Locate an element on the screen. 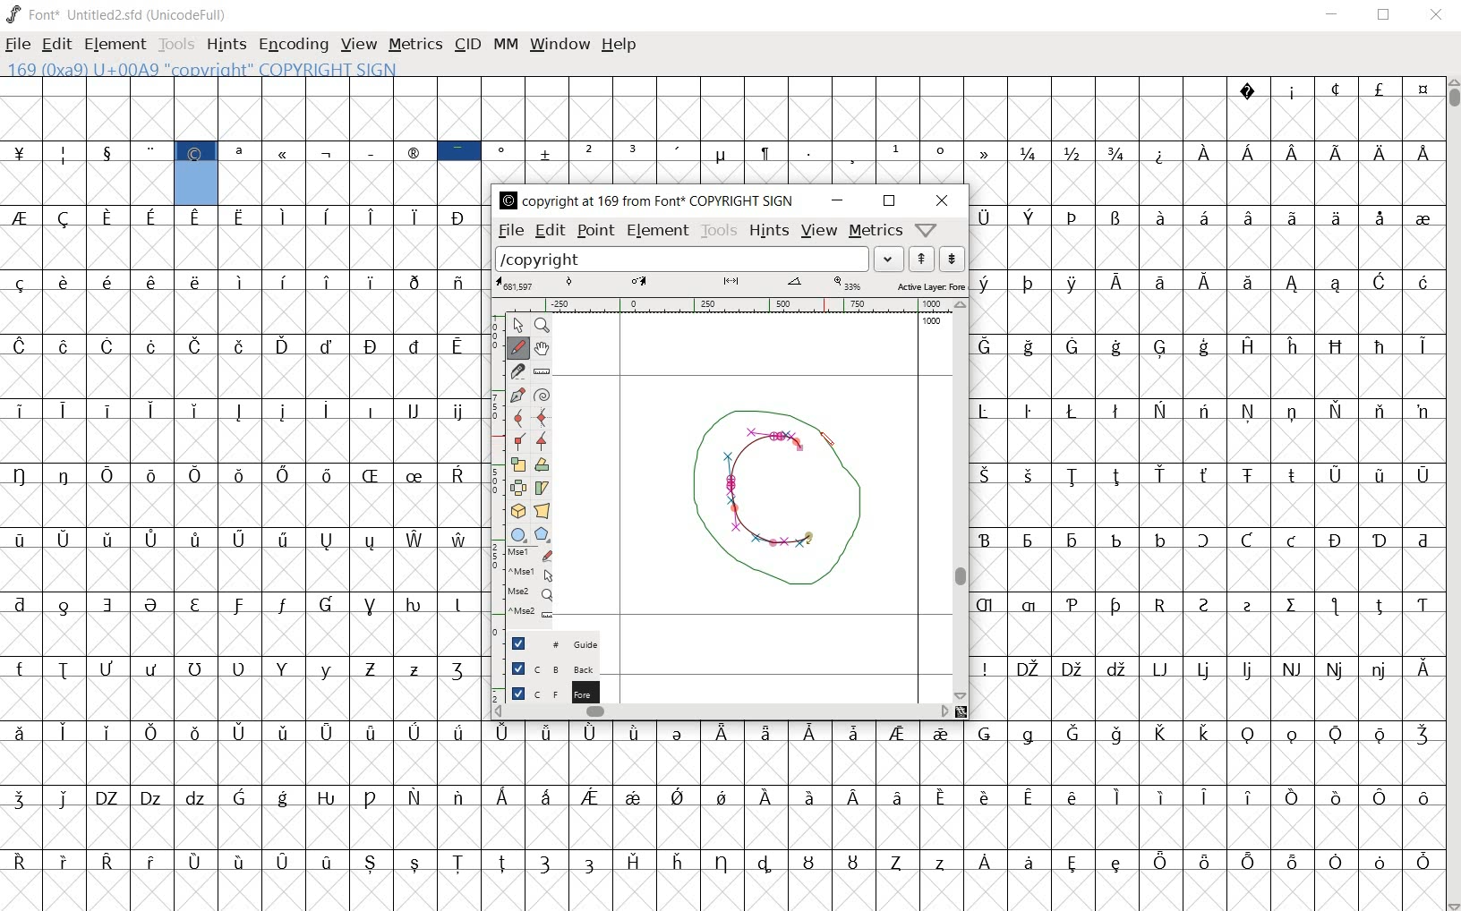  close is located at coordinates (946, 200).